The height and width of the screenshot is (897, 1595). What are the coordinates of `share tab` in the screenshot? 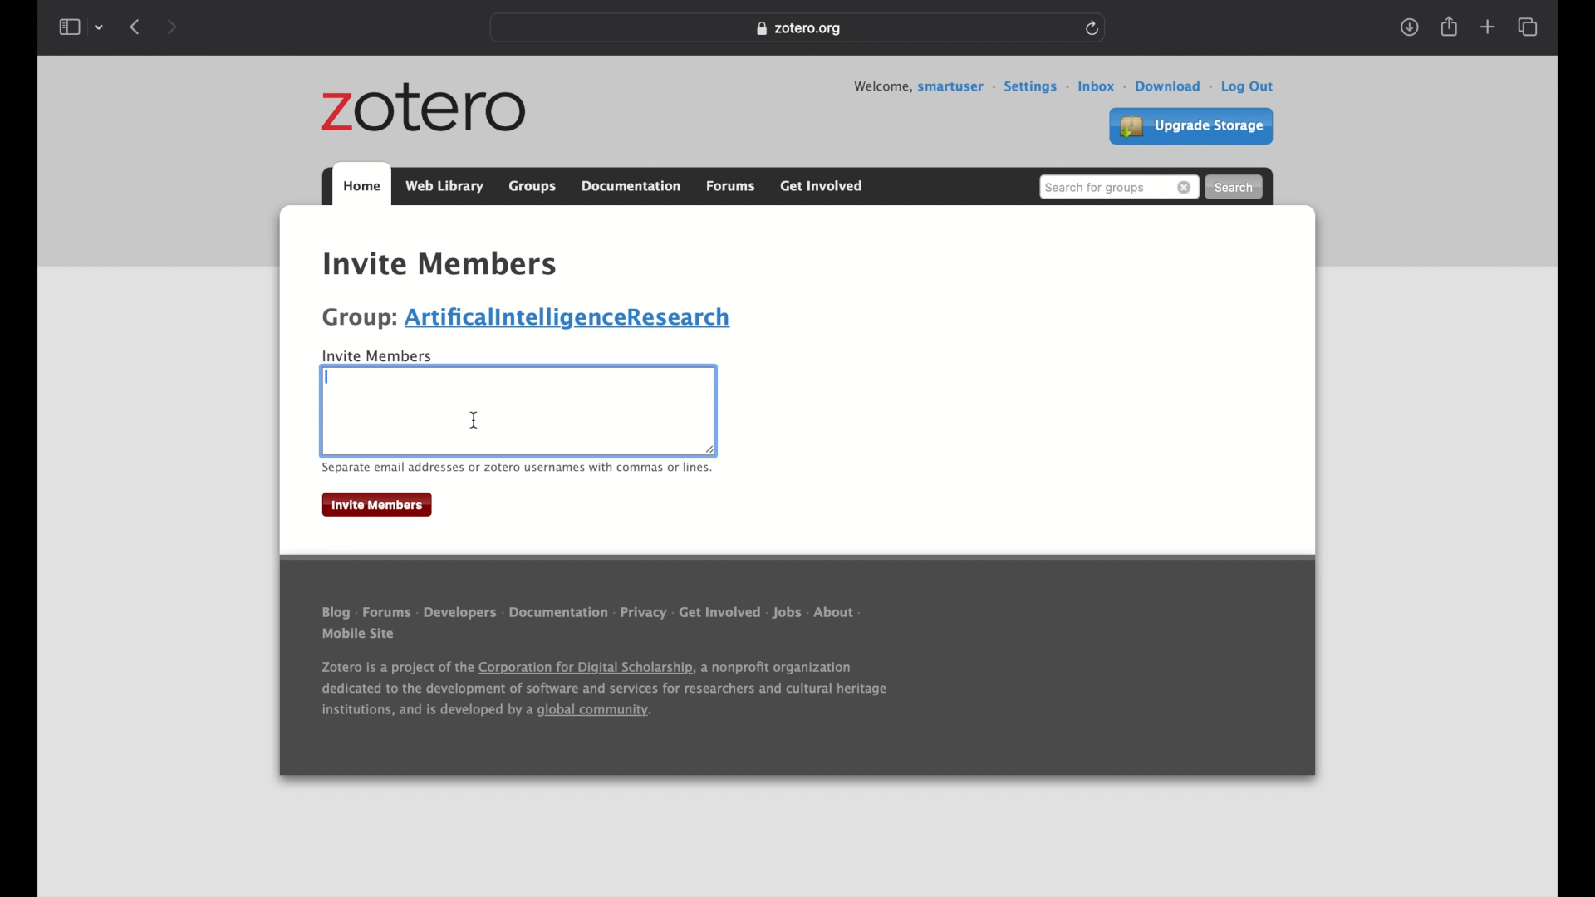 It's located at (1450, 27).